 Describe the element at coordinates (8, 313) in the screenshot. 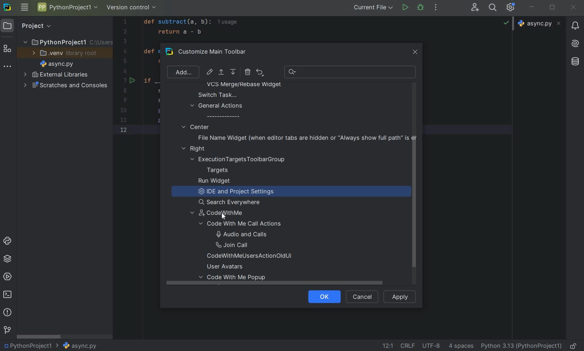

I see `PROBLEMS` at that location.